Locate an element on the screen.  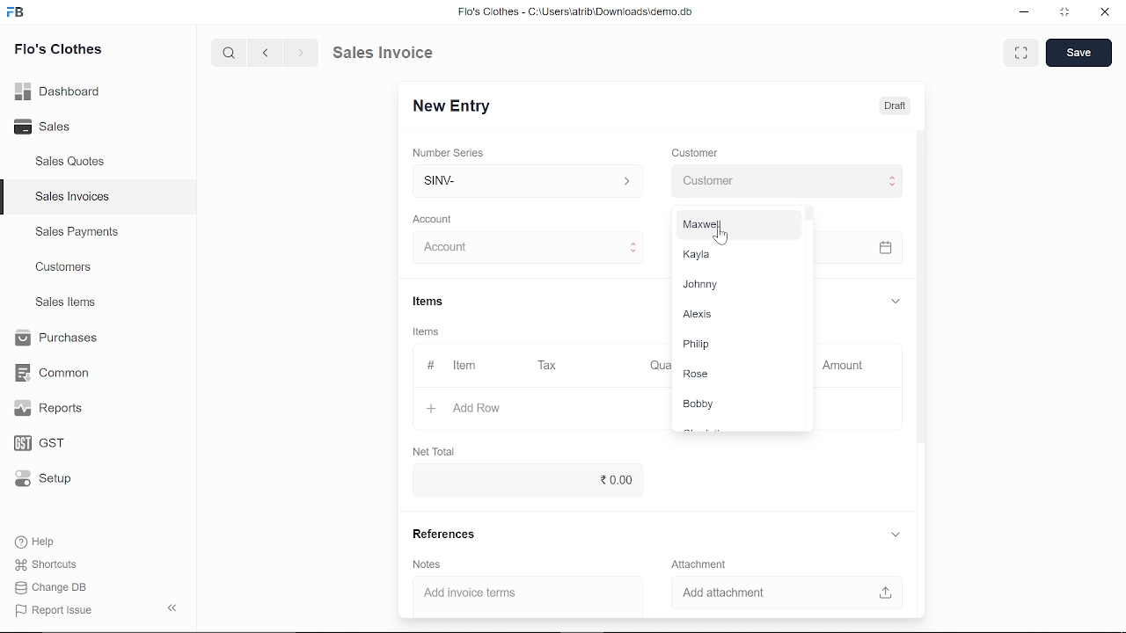
Common is located at coordinates (55, 373).